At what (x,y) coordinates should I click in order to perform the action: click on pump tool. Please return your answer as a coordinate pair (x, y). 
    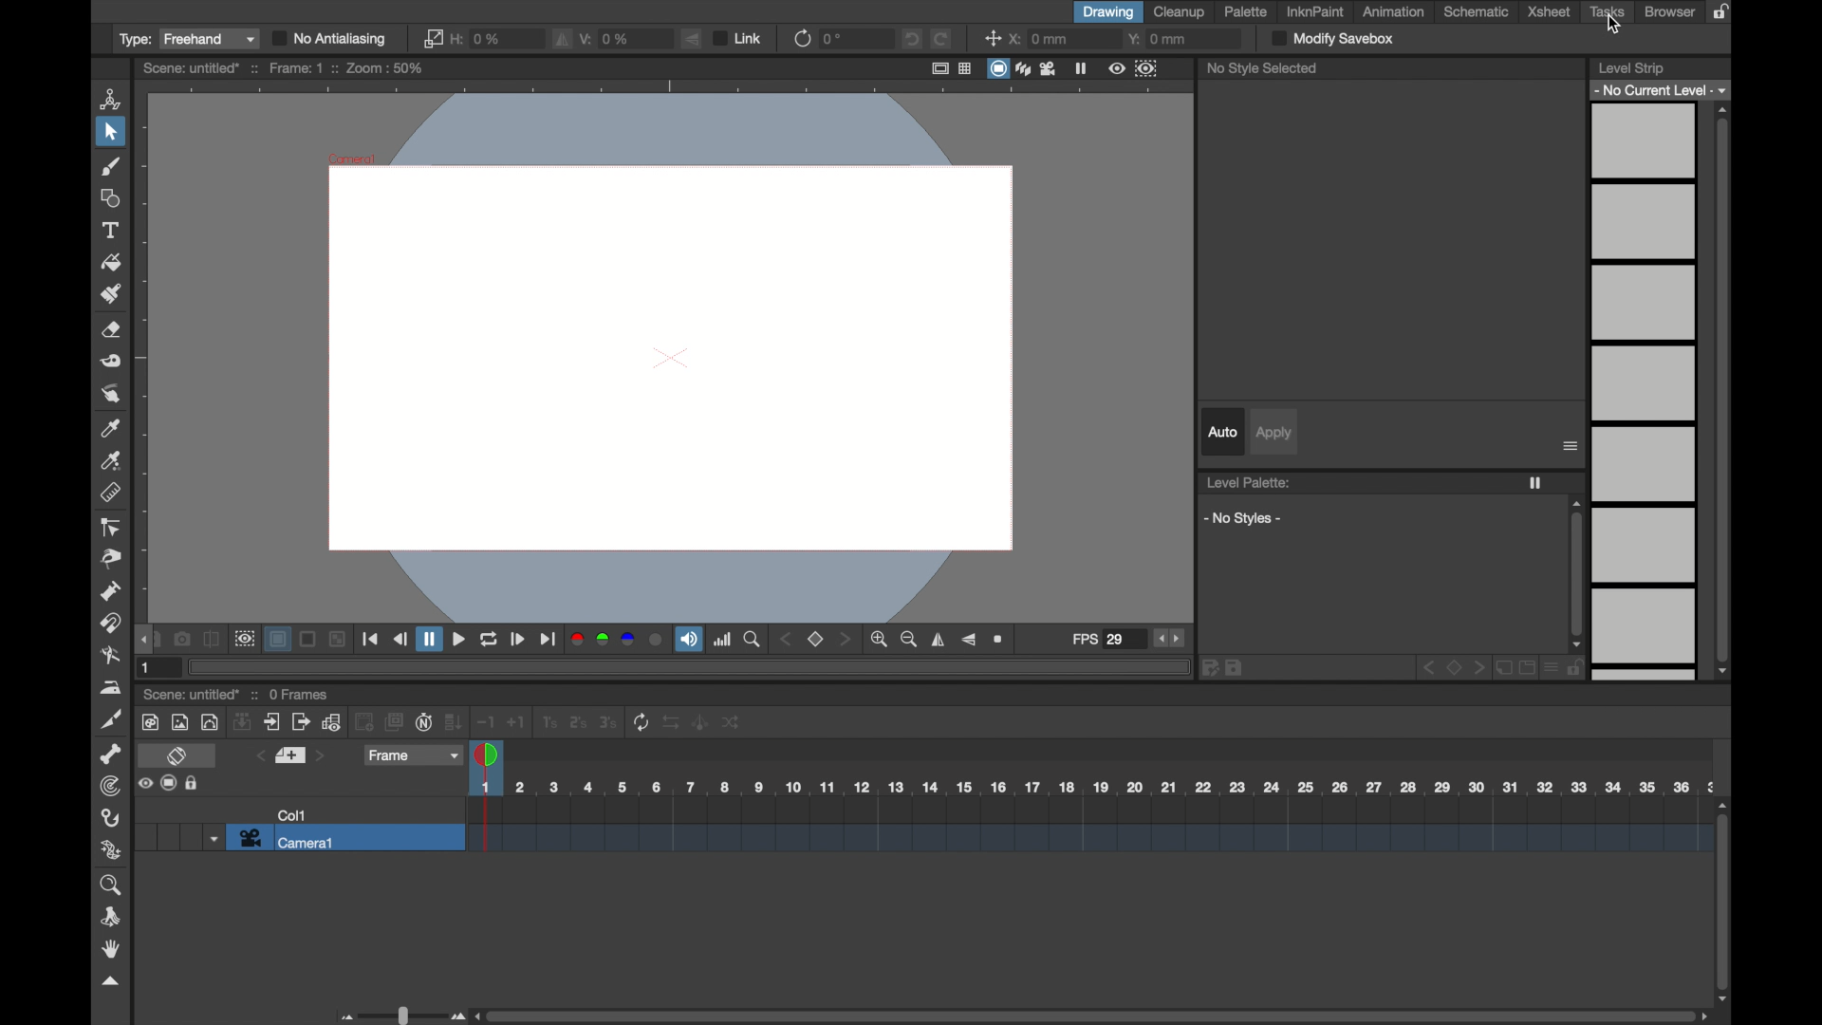
    Looking at the image, I should click on (110, 591).